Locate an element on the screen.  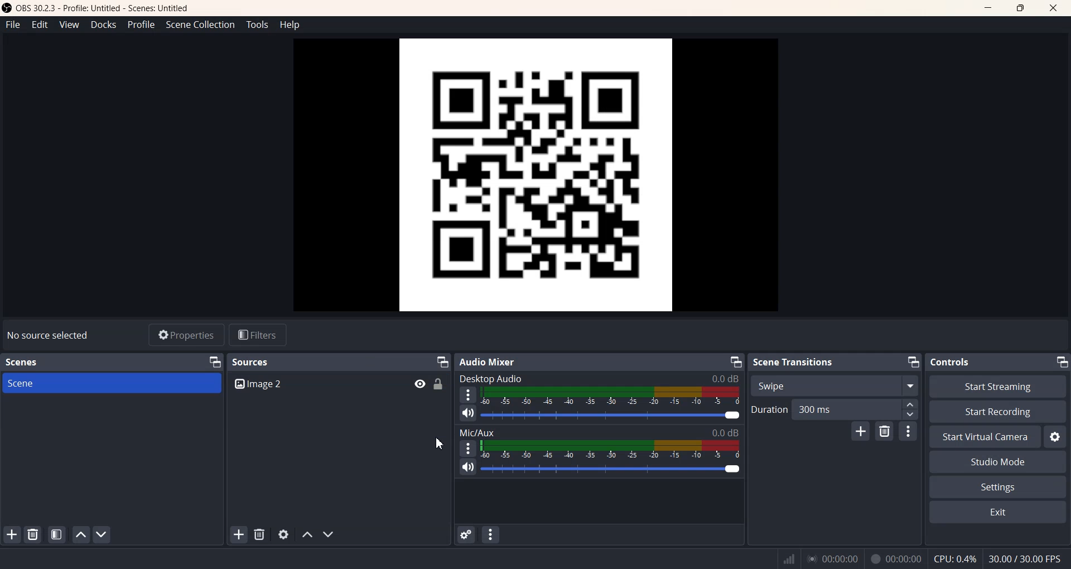
Add Configurable transition  is located at coordinates (859, 432).